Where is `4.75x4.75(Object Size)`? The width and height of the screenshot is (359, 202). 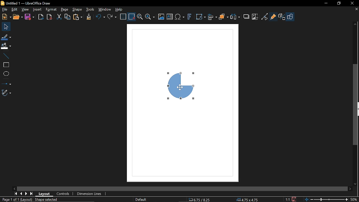 4.75x4.75(Object Size) is located at coordinates (248, 199).